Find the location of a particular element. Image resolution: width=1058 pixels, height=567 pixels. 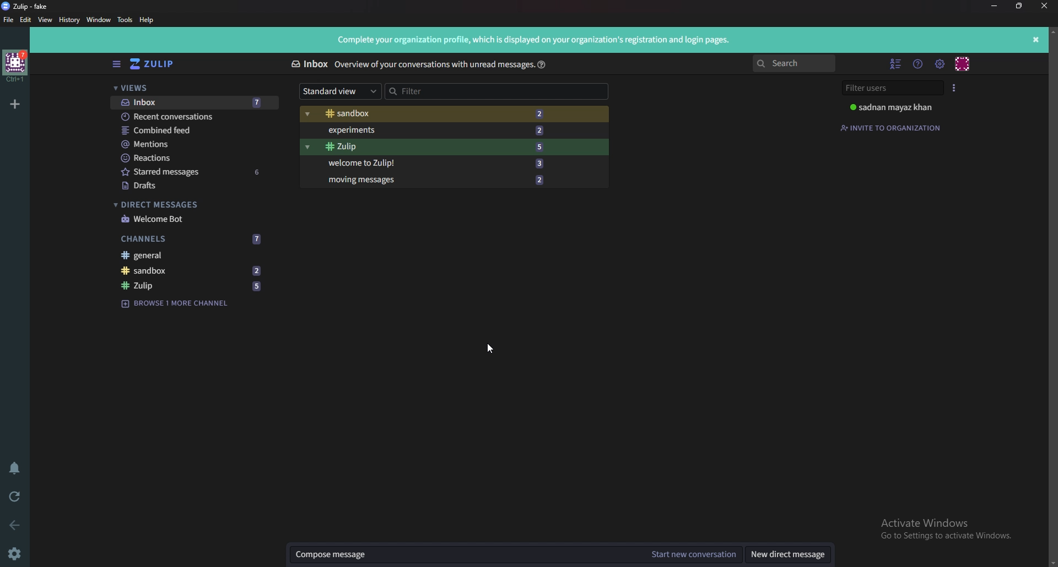

Tools is located at coordinates (124, 20).